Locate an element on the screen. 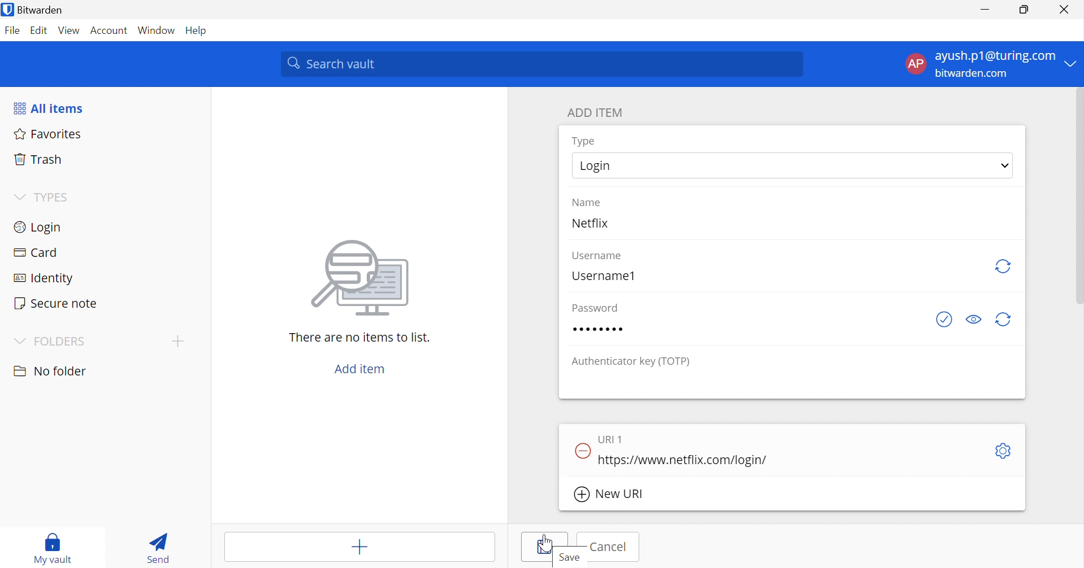 Image resolution: width=1084 pixels, height=568 pixels. Search vault is located at coordinates (540, 64).